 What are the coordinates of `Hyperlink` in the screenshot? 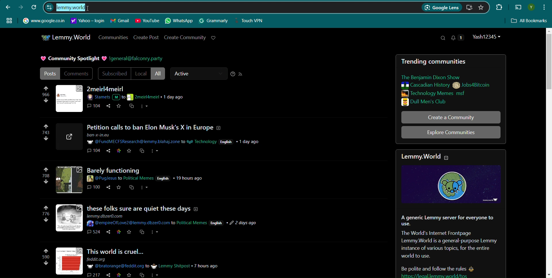 It's located at (71, 8).